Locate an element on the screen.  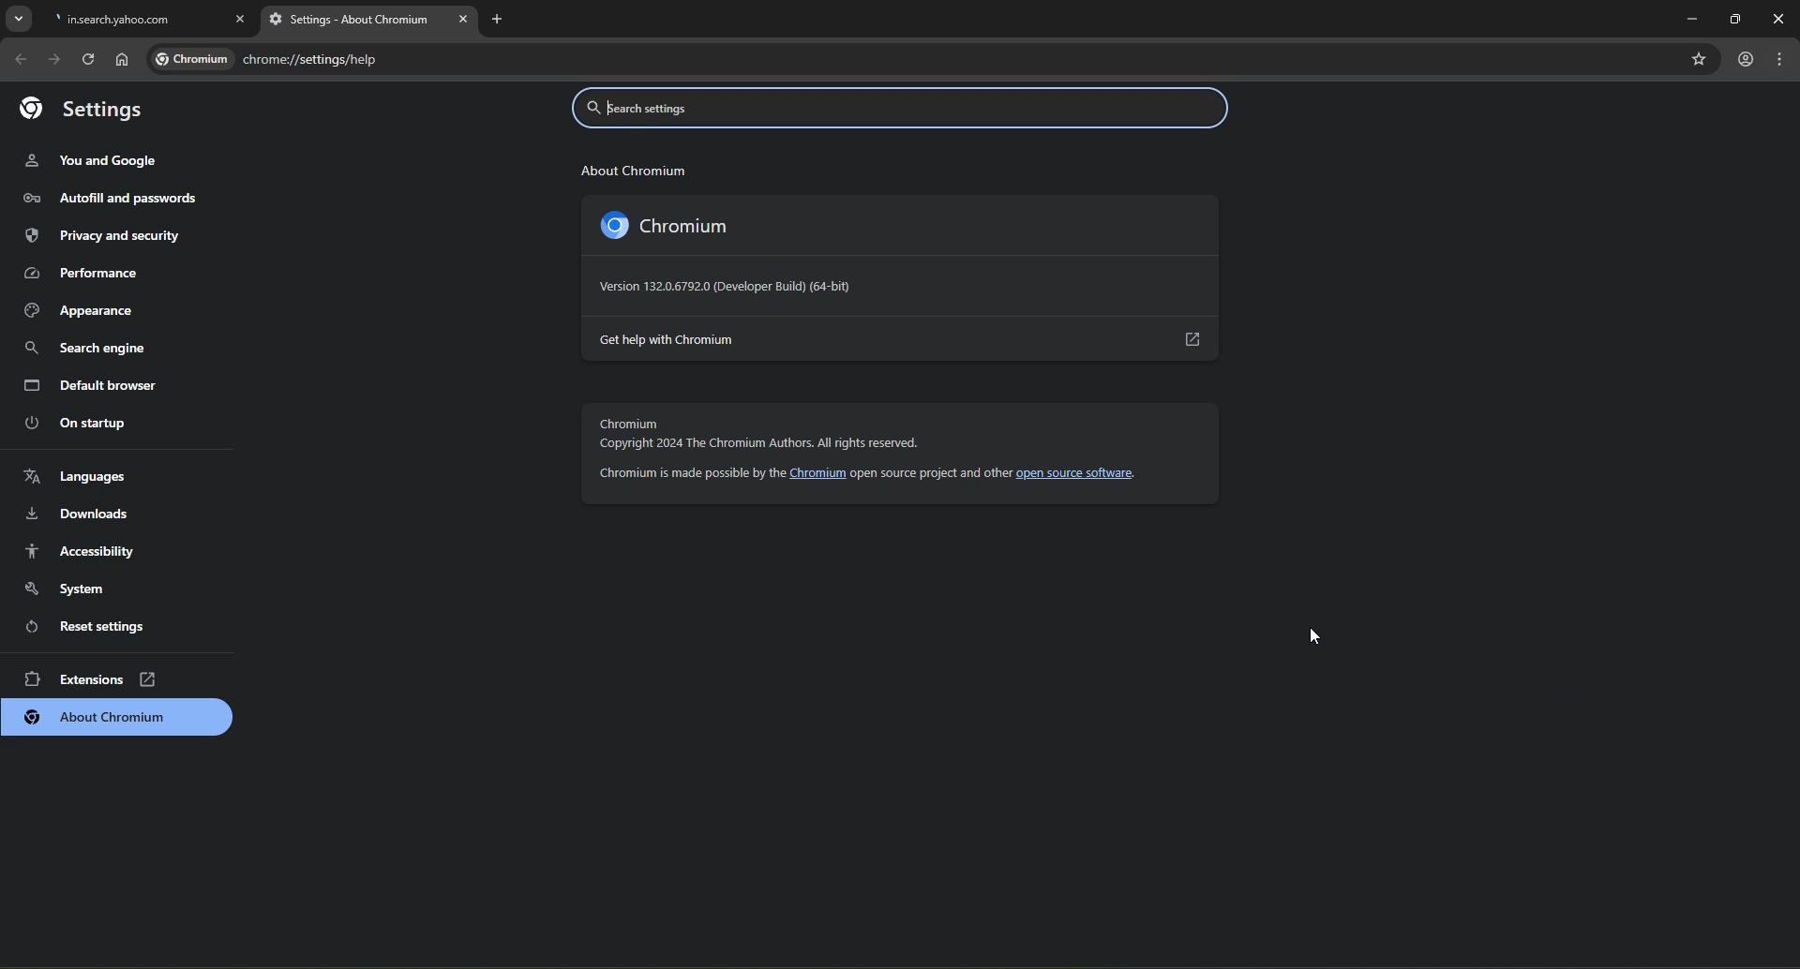
Add chromium is located at coordinates (119, 718).